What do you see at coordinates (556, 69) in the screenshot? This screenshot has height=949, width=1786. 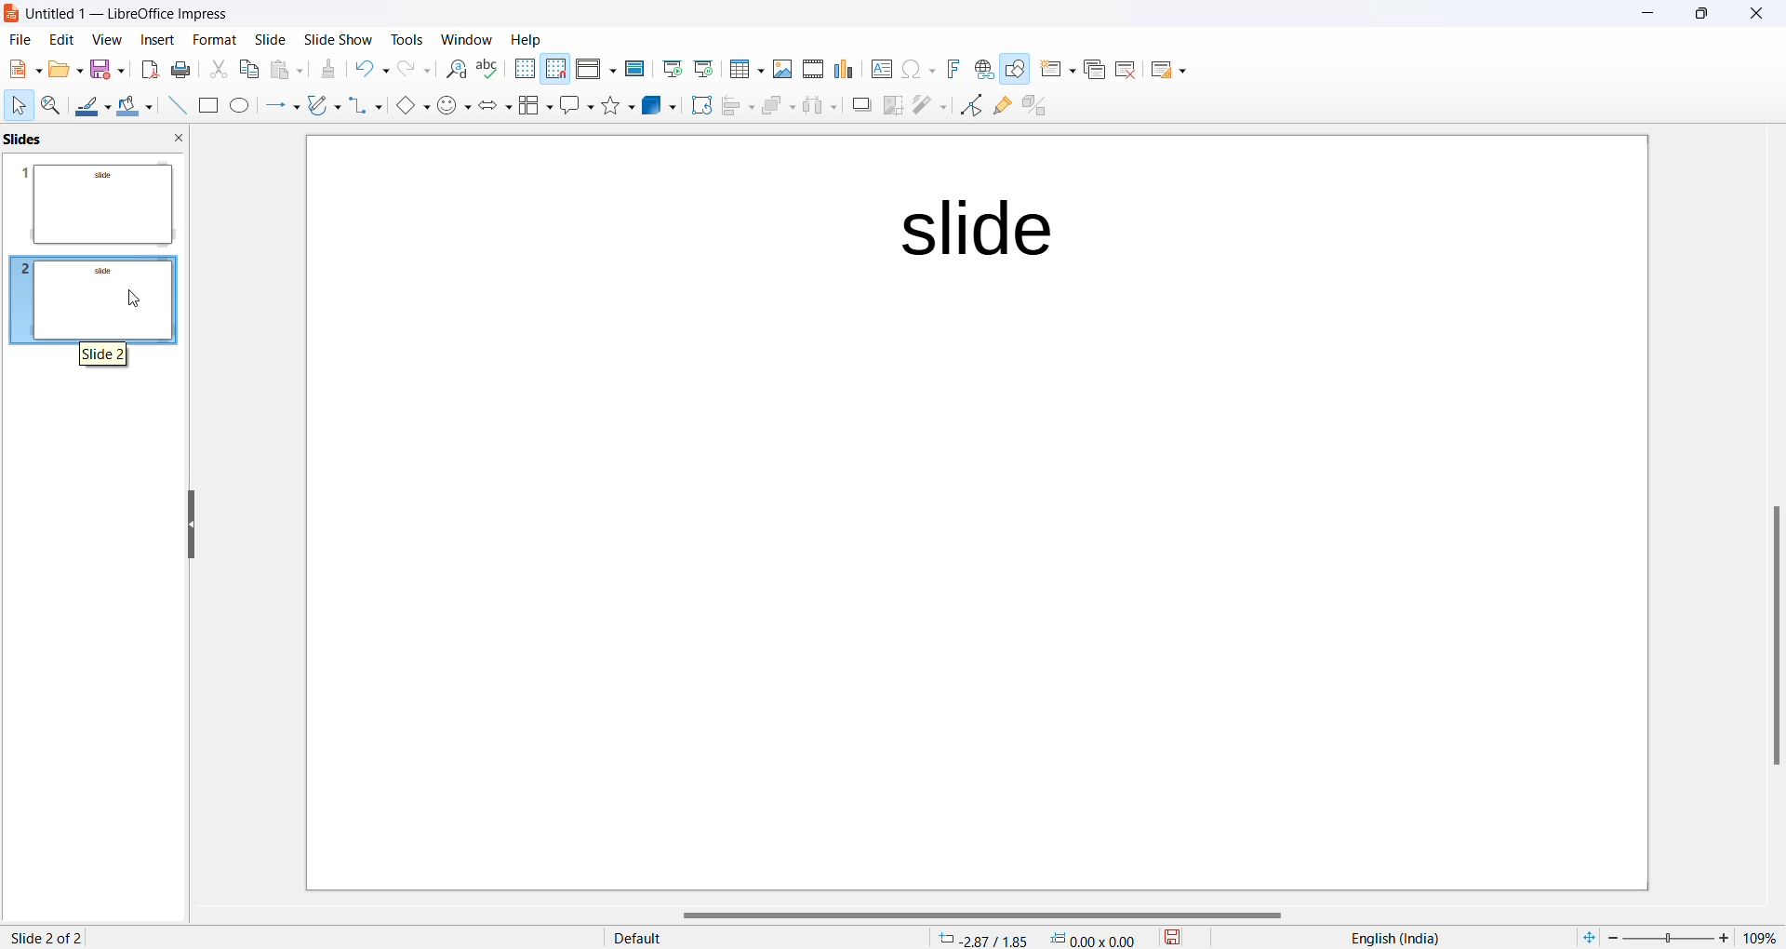 I see `Snap to grid` at bounding box center [556, 69].